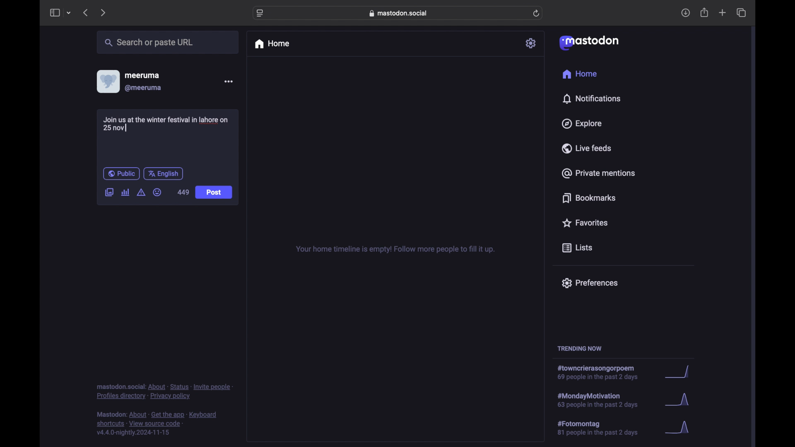 The image size is (795, 447). I want to click on settings, so click(532, 43).